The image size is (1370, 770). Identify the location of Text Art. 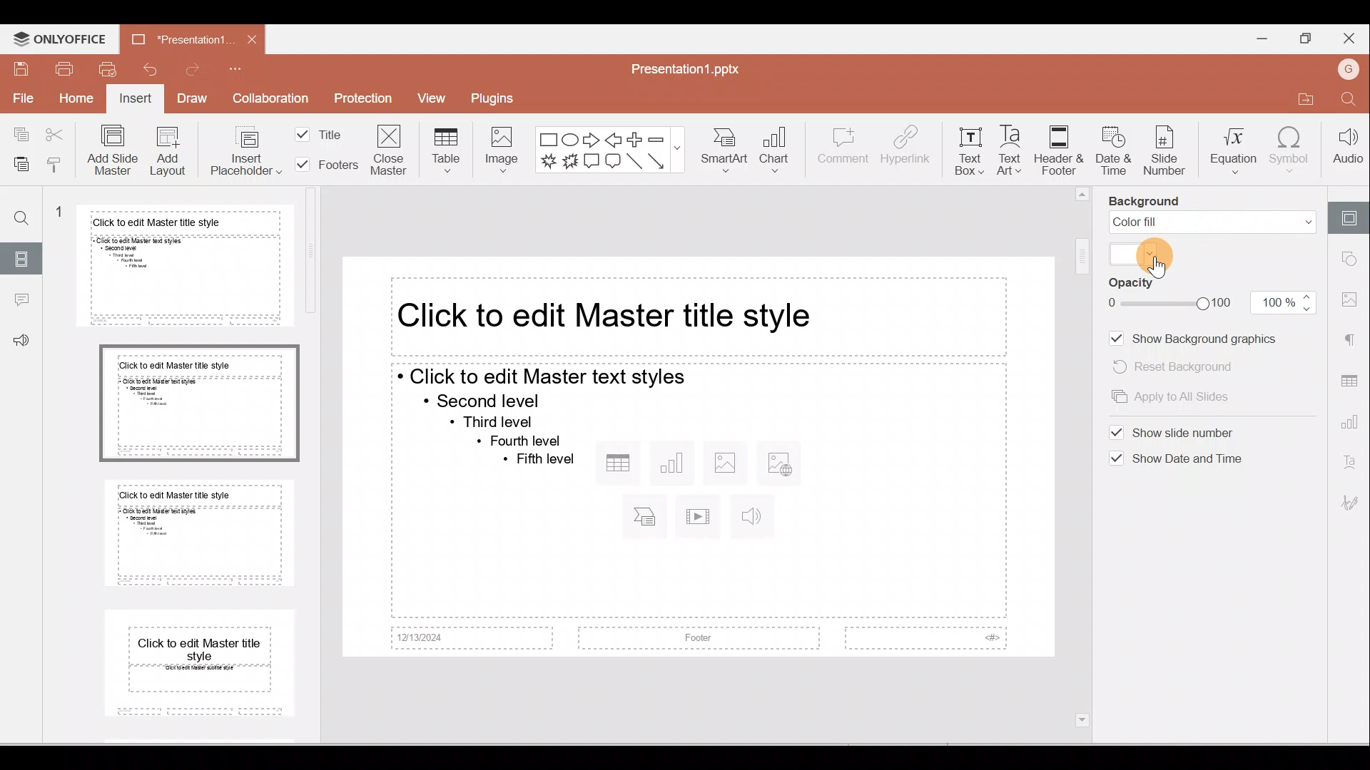
(1009, 150).